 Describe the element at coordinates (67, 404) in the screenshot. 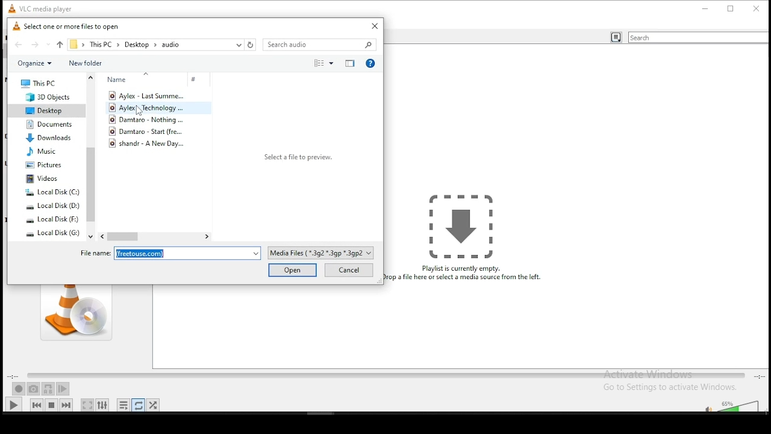

I see `next media in the playlist, skips forward when held` at that location.